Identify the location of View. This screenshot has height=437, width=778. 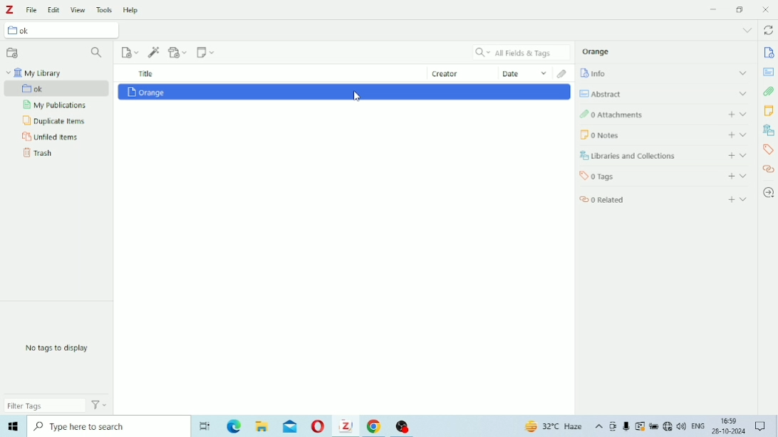
(78, 10).